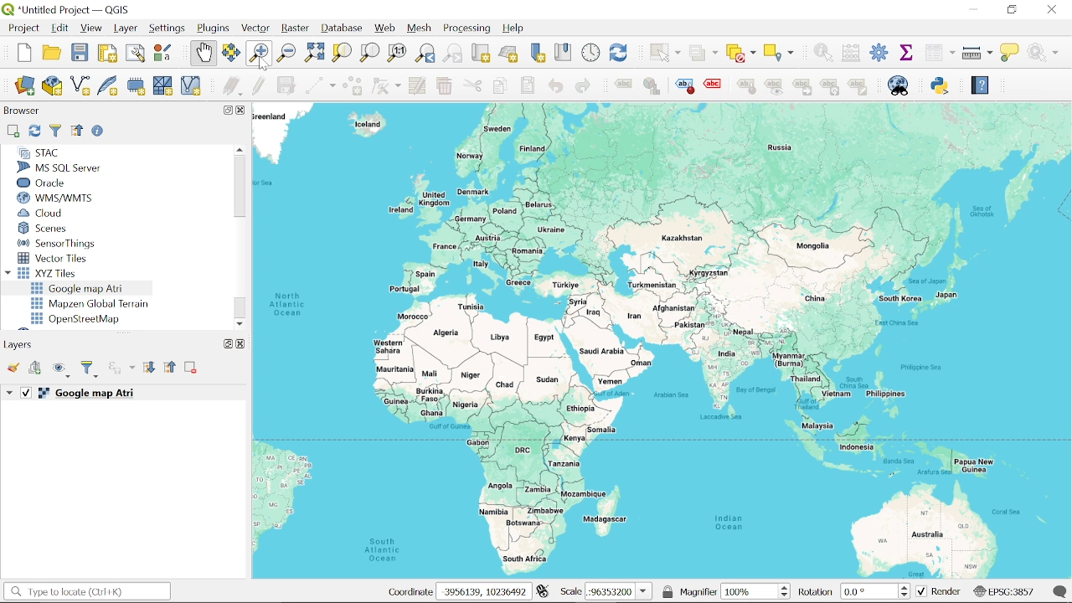 The width and height of the screenshot is (1072, 603). Describe the element at coordinates (538, 54) in the screenshot. I see `New special bookmark` at that location.